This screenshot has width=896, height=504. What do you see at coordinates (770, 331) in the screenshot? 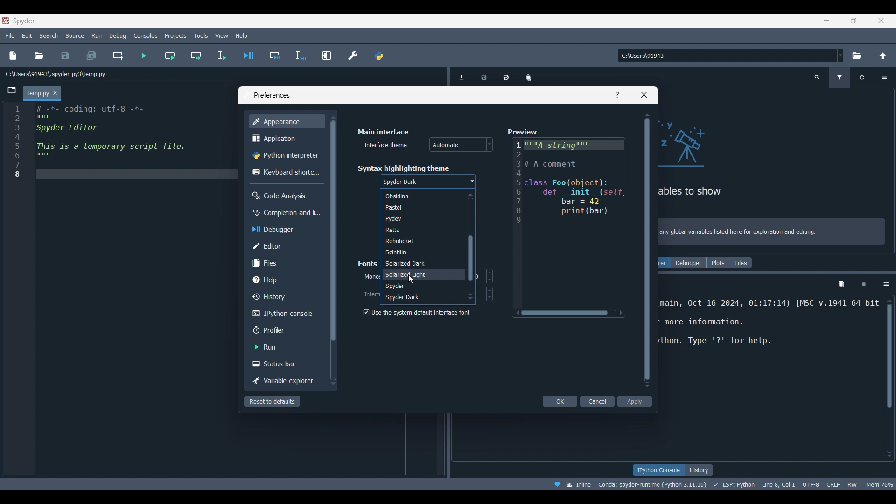
I see `ipython console pane` at bounding box center [770, 331].